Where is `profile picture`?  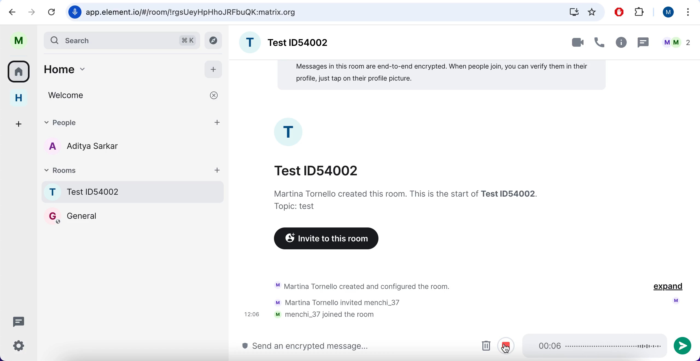 profile picture is located at coordinates (290, 132).